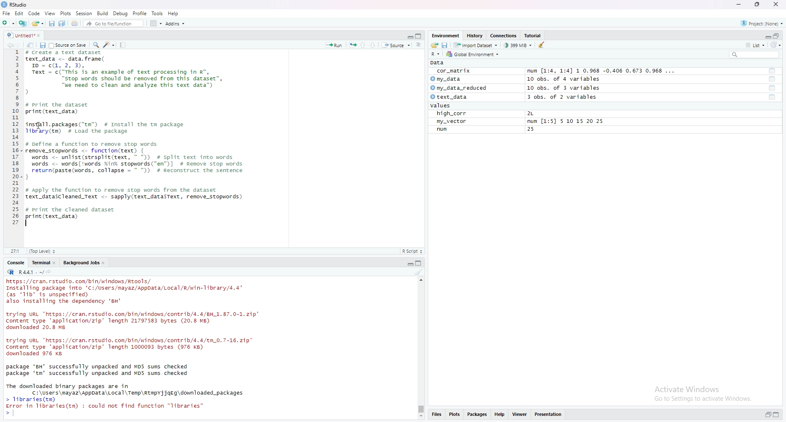 Image resolution: width=786 pixels, height=422 pixels. What do you see at coordinates (364, 44) in the screenshot?
I see `go to previous section` at bounding box center [364, 44].